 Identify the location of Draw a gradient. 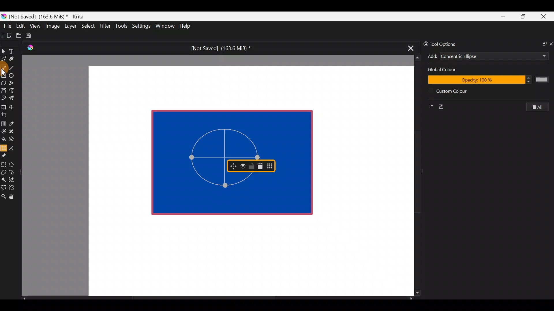
(3, 122).